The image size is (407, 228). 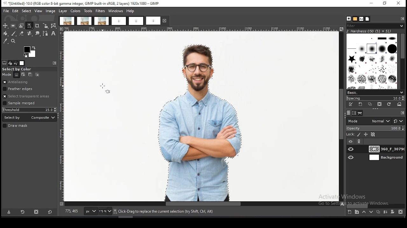 I want to click on layers, so click(x=348, y=113).